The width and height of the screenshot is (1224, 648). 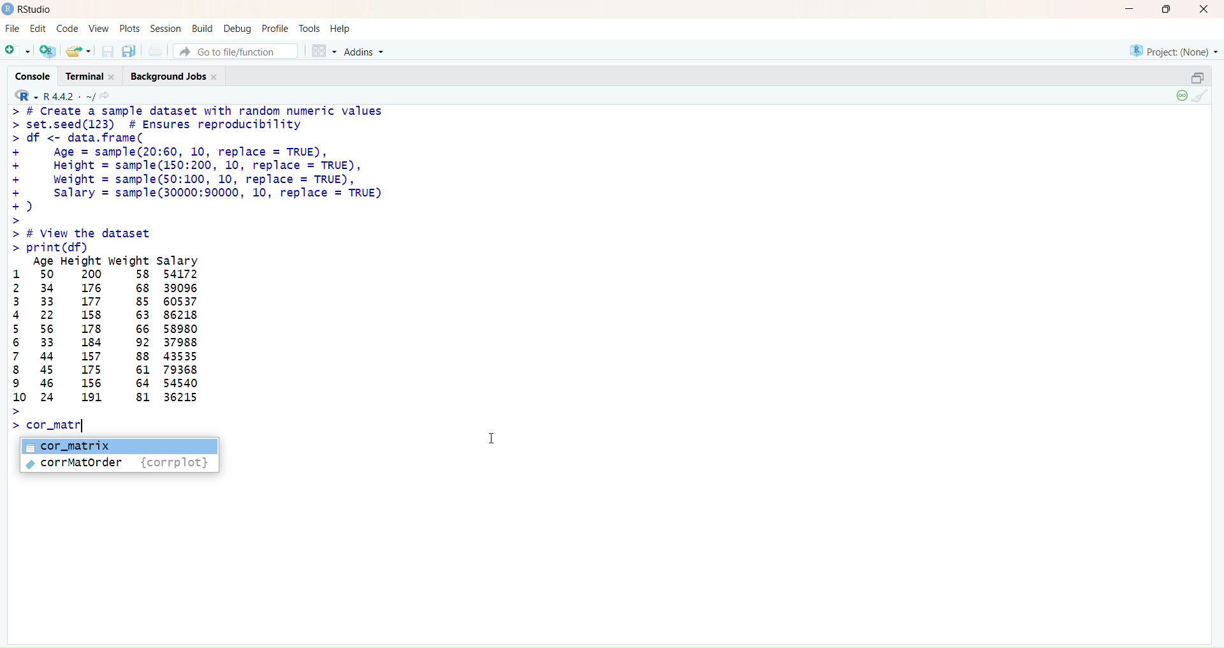 I want to click on Addons, so click(x=367, y=52).